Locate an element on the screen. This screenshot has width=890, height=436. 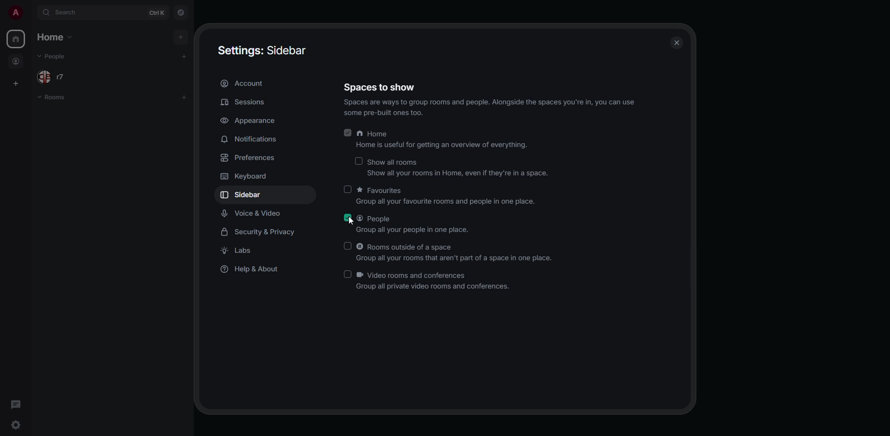
preferences is located at coordinates (247, 158).